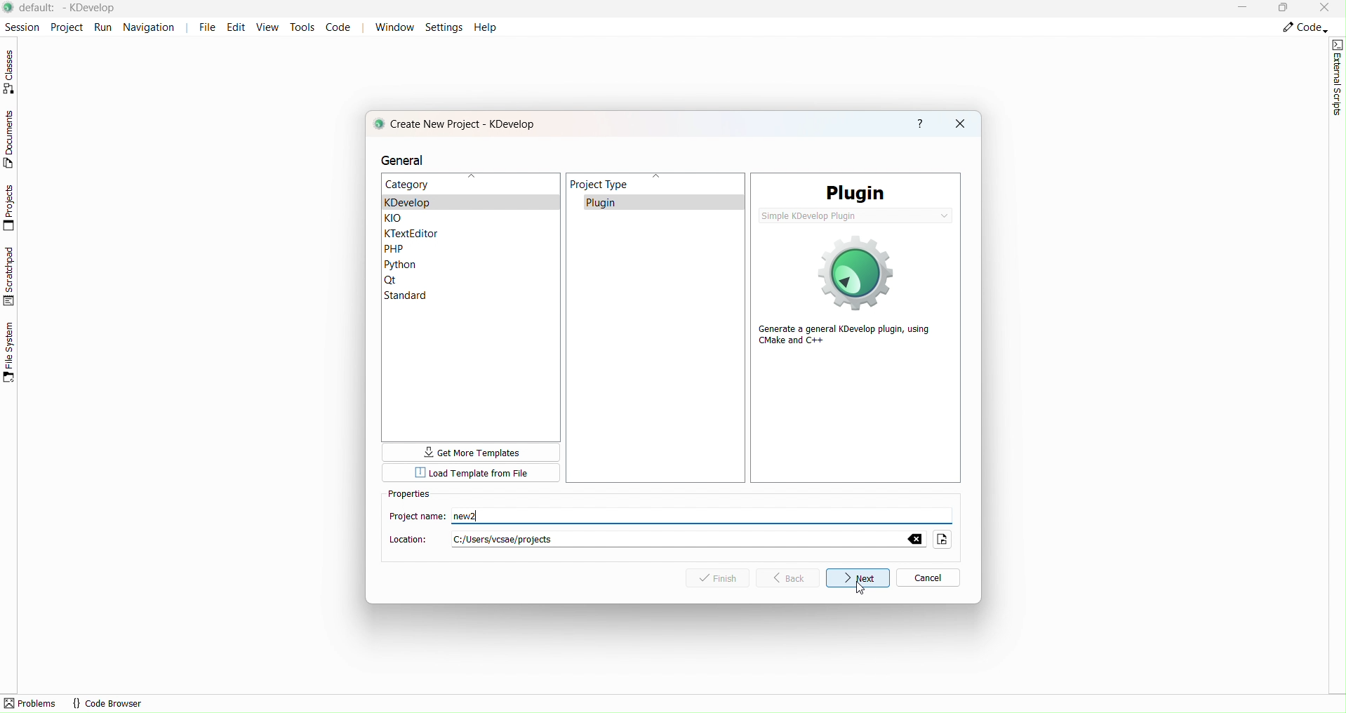 This screenshot has height=713, width=1346. I want to click on Code, so click(340, 27).